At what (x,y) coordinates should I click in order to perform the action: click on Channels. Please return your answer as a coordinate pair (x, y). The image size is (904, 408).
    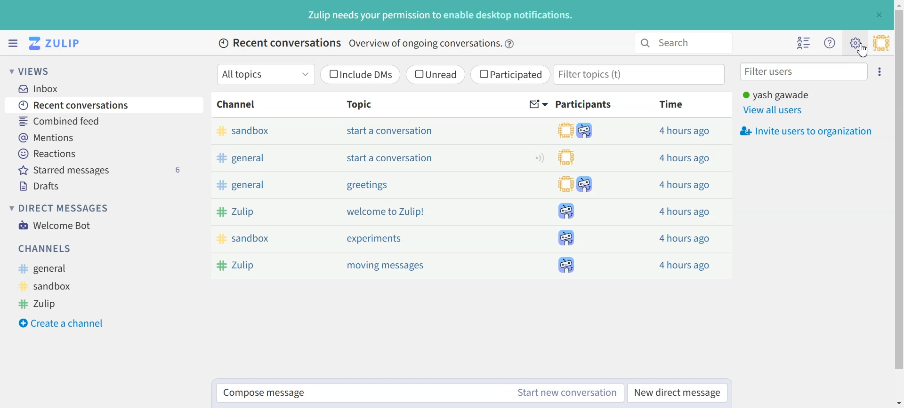
    Looking at the image, I should click on (46, 248).